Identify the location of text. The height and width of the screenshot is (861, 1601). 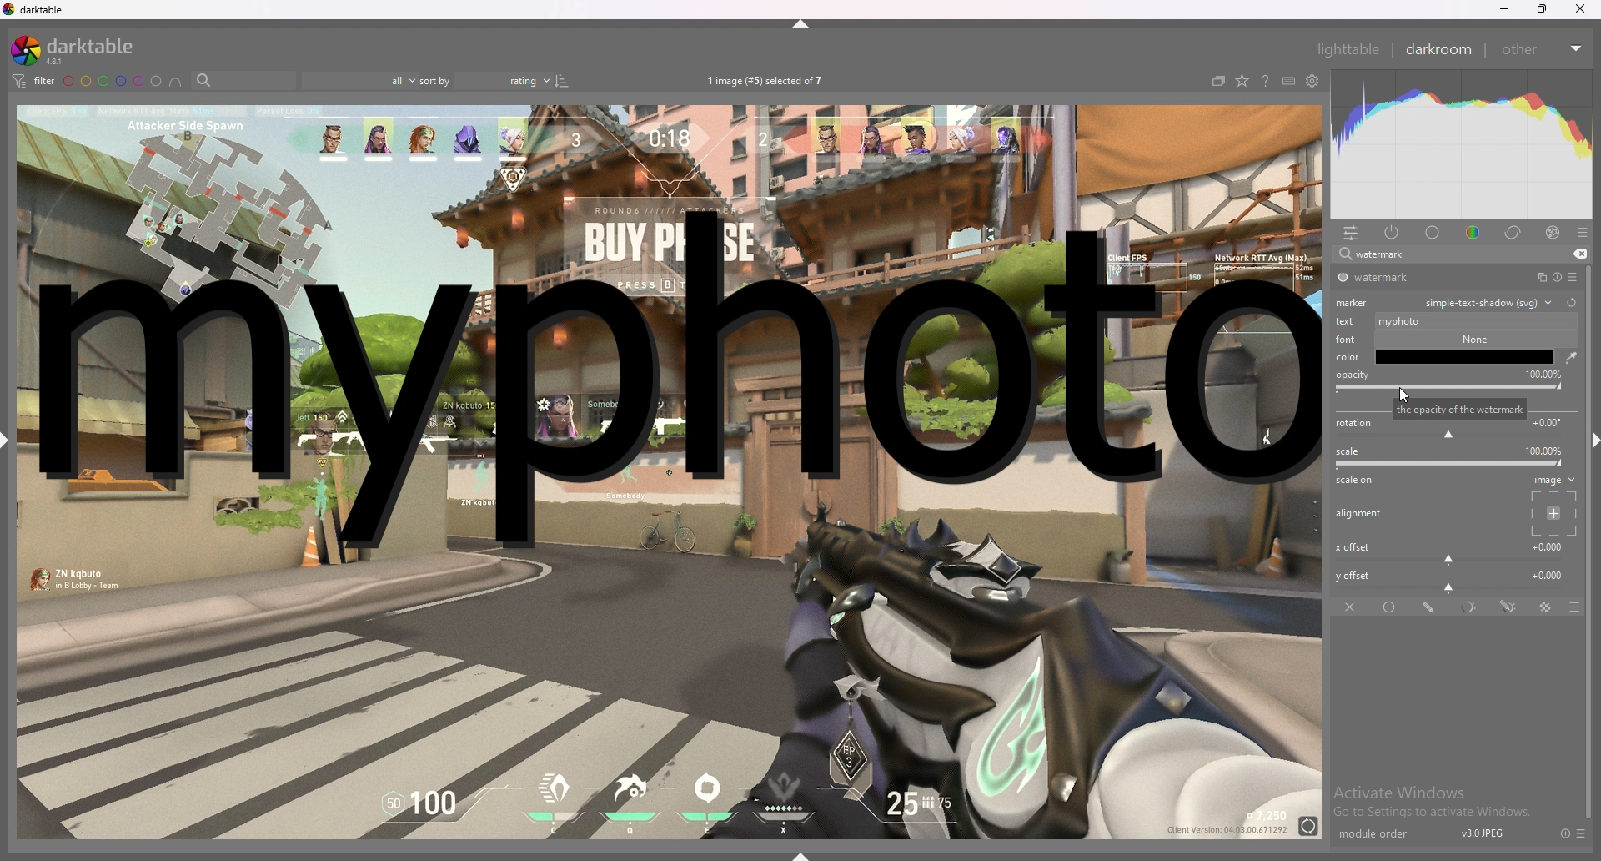
(1348, 320).